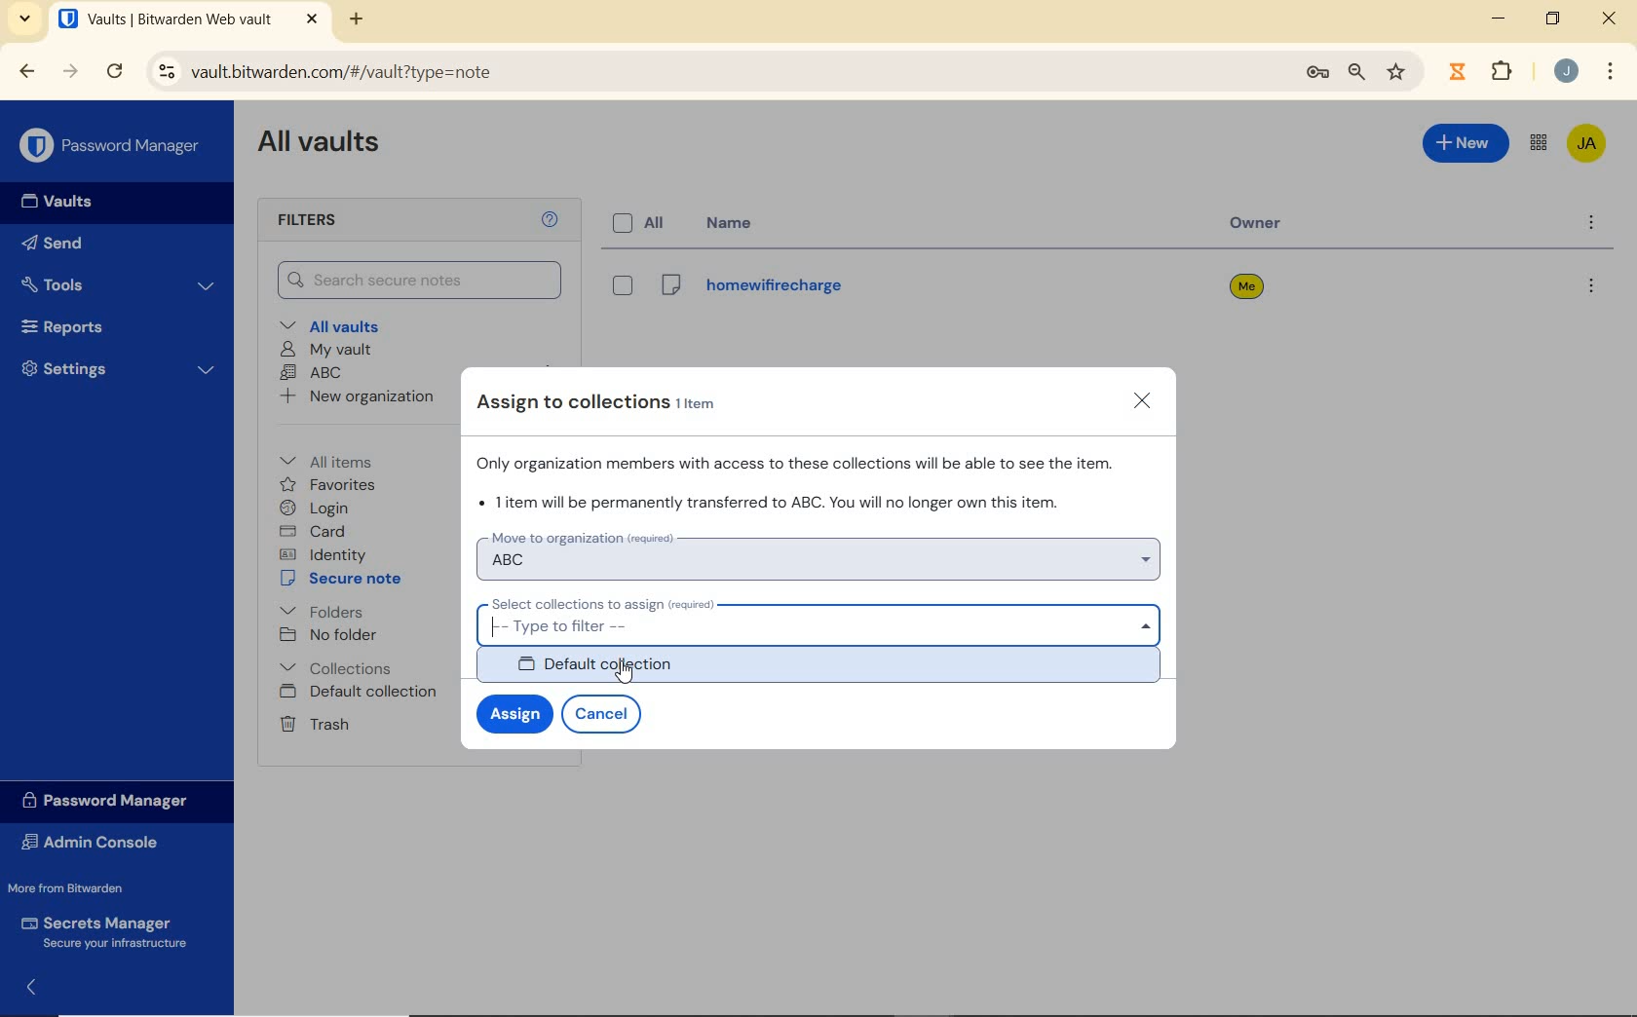 The image size is (1637, 1017). Describe the element at coordinates (820, 553) in the screenshot. I see `move to organization` at that location.